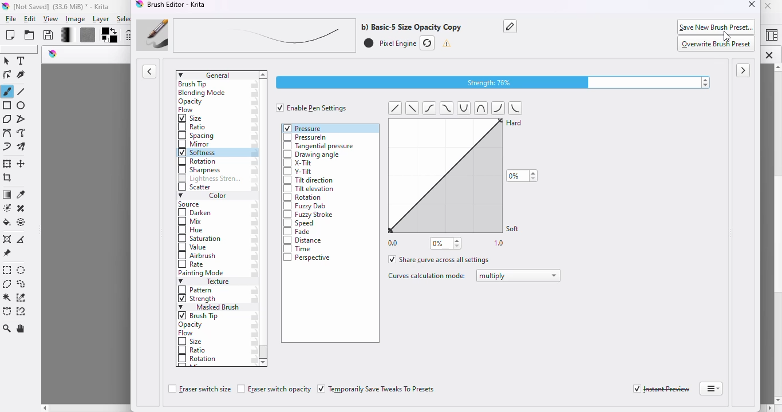 The width and height of the screenshot is (782, 412). What do you see at coordinates (85, 35) in the screenshot?
I see `fill patterns` at bounding box center [85, 35].